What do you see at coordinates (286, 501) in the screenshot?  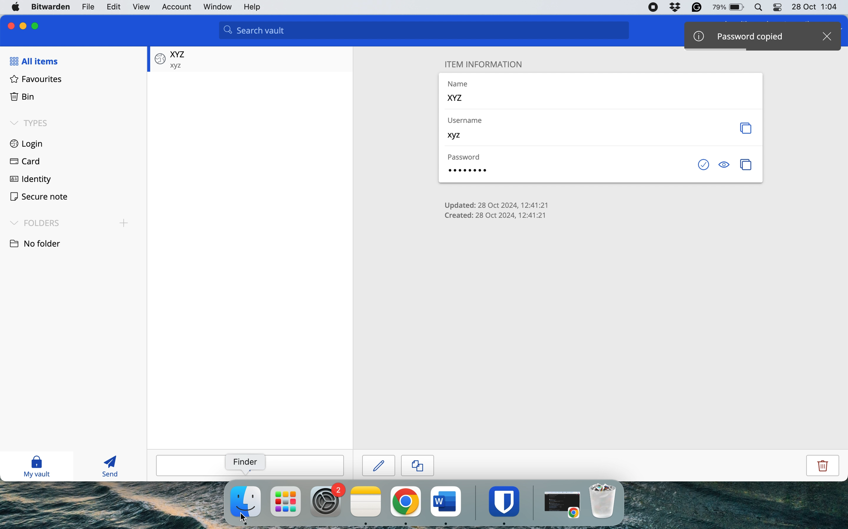 I see `launchpad` at bounding box center [286, 501].